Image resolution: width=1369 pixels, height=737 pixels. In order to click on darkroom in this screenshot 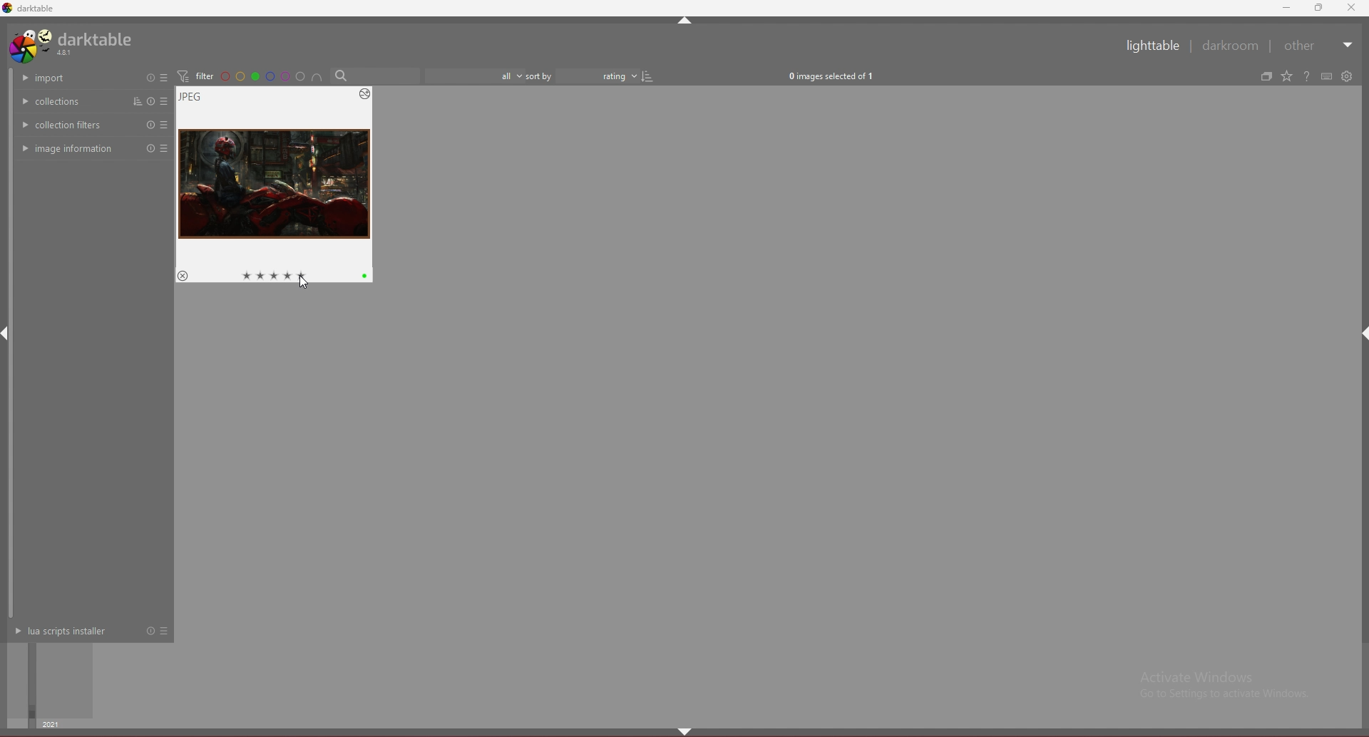, I will do `click(1231, 46)`.